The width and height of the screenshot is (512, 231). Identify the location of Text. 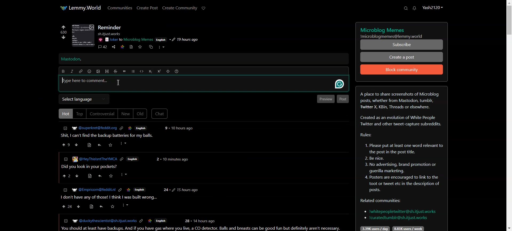
(402, 31).